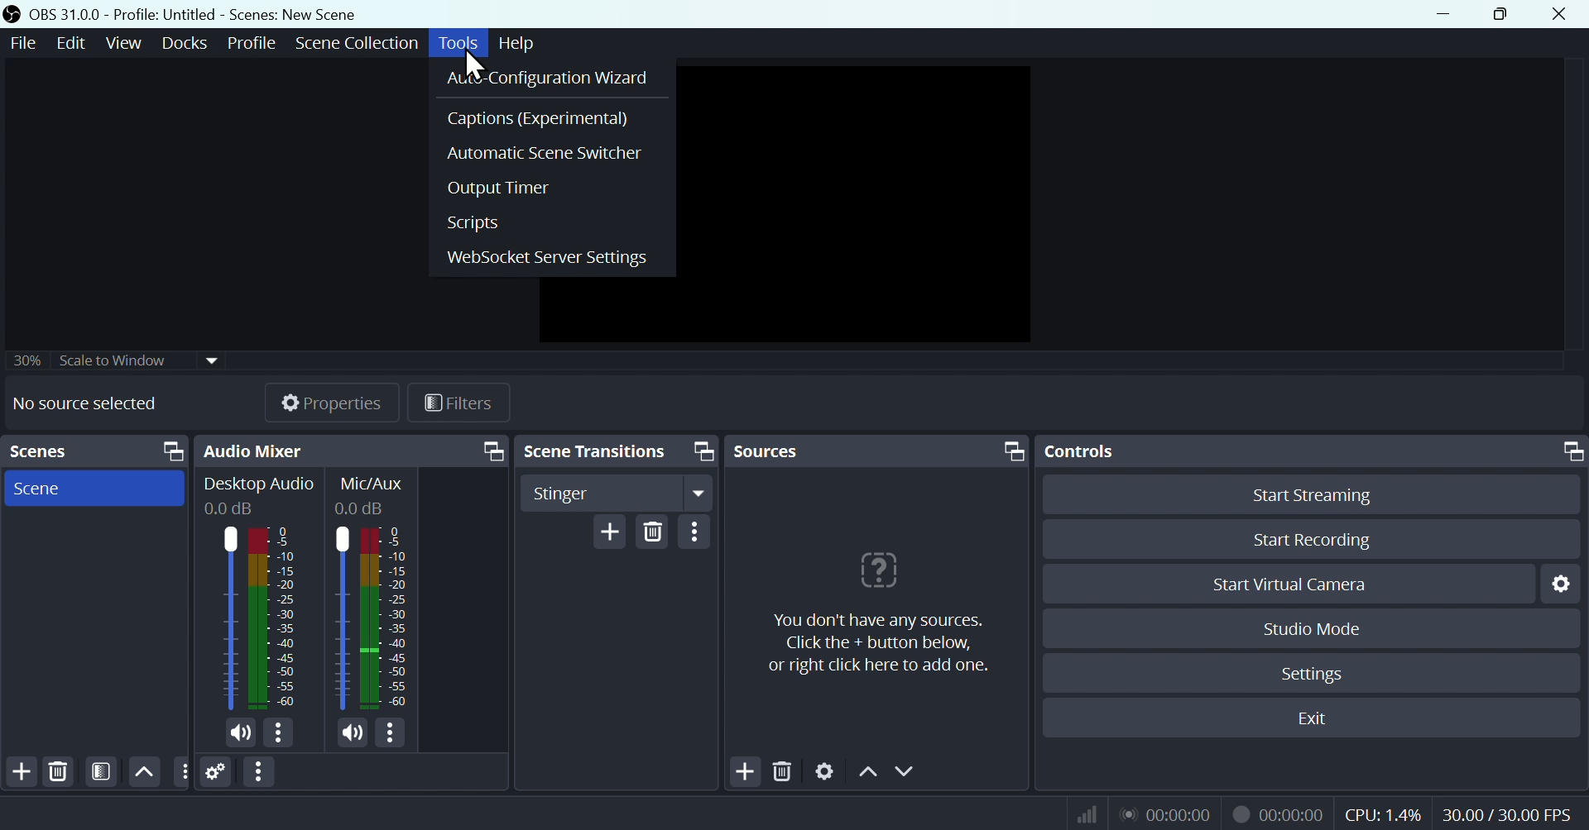 The height and width of the screenshot is (830, 1589). What do you see at coordinates (908, 770) in the screenshot?
I see `Down` at bounding box center [908, 770].